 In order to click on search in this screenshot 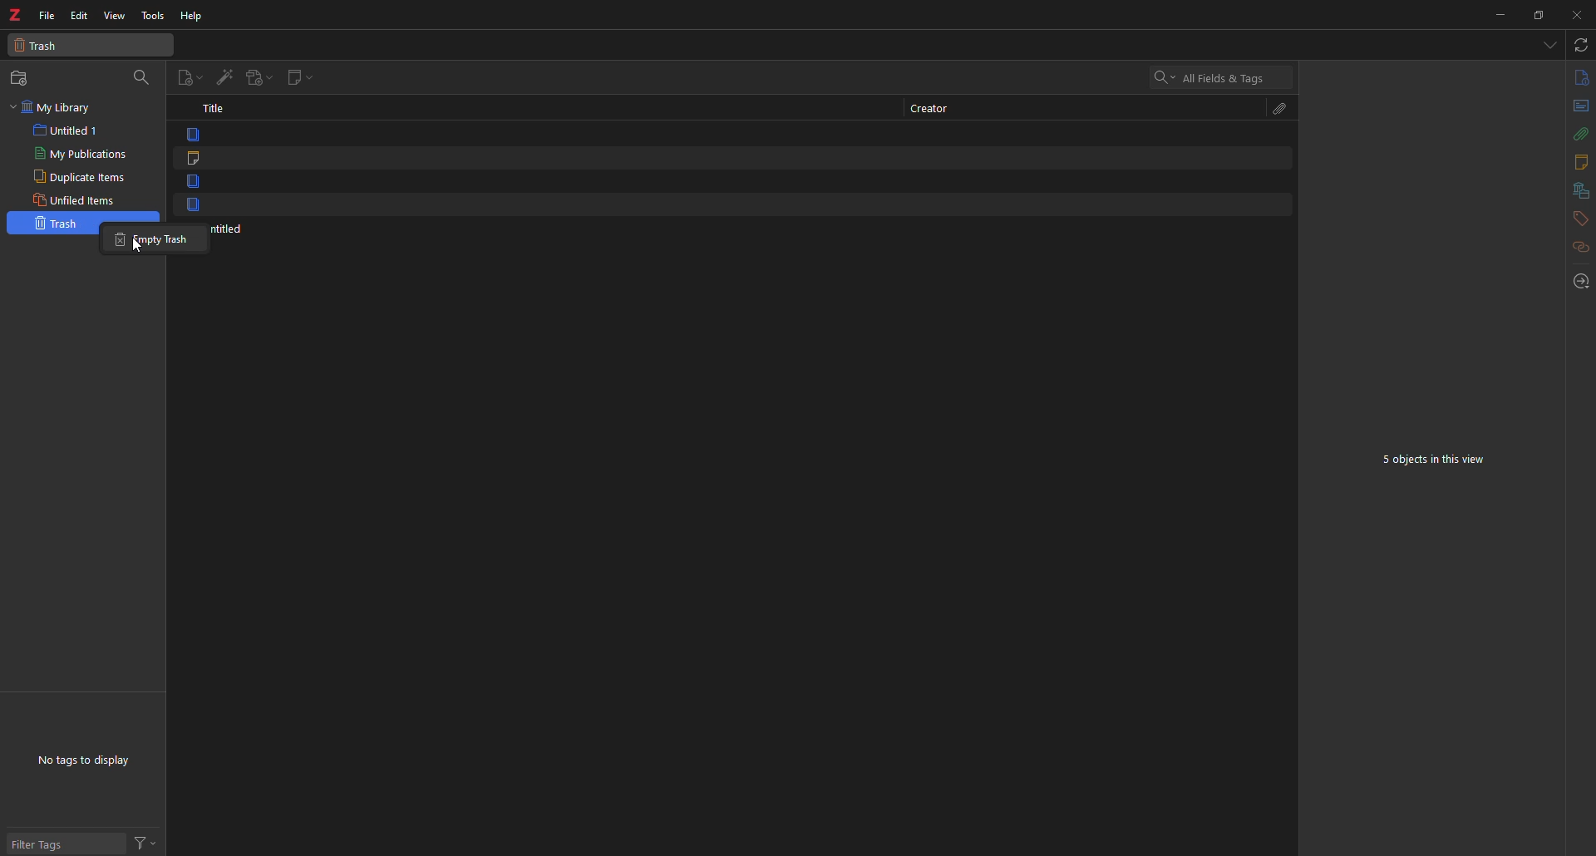, I will do `click(1217, 77)`.